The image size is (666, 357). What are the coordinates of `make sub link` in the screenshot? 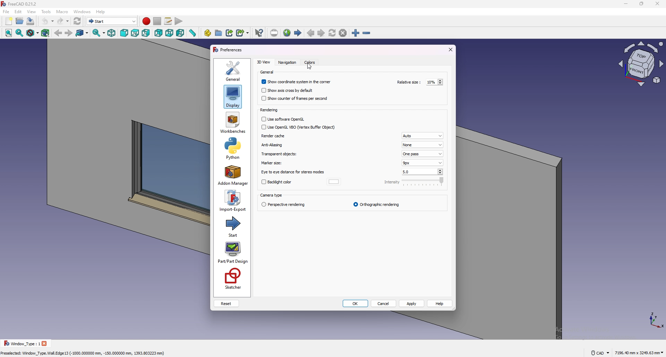 It's located at (243, 32).